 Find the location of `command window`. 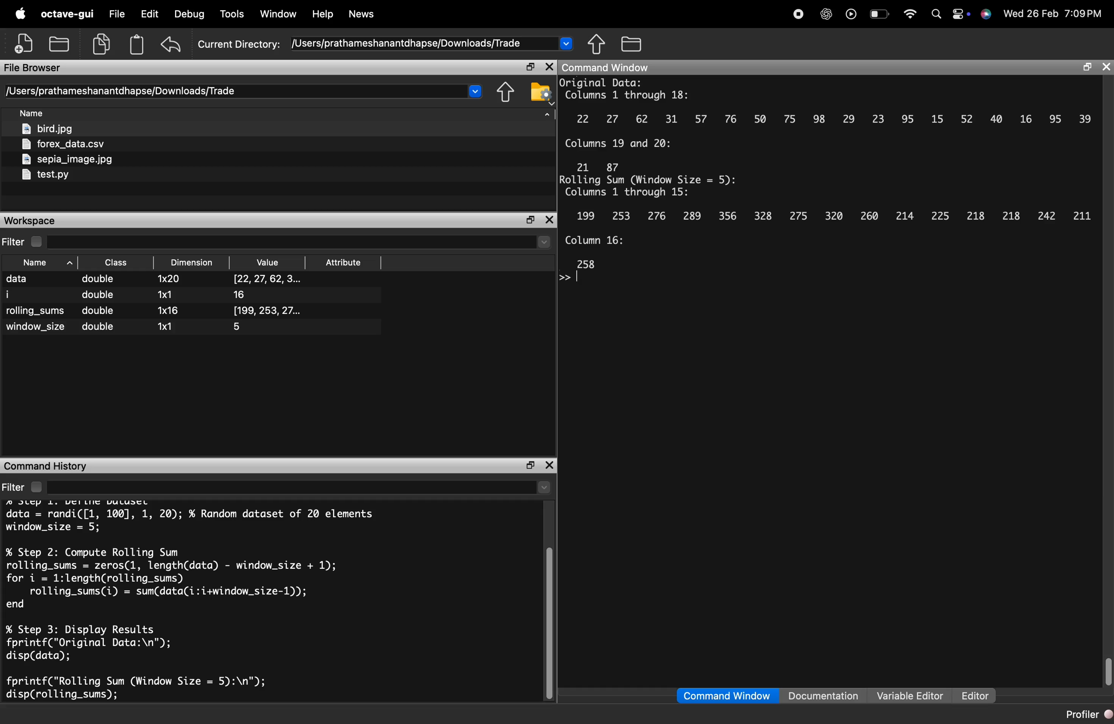

command window is located at coordinates (726, 695).